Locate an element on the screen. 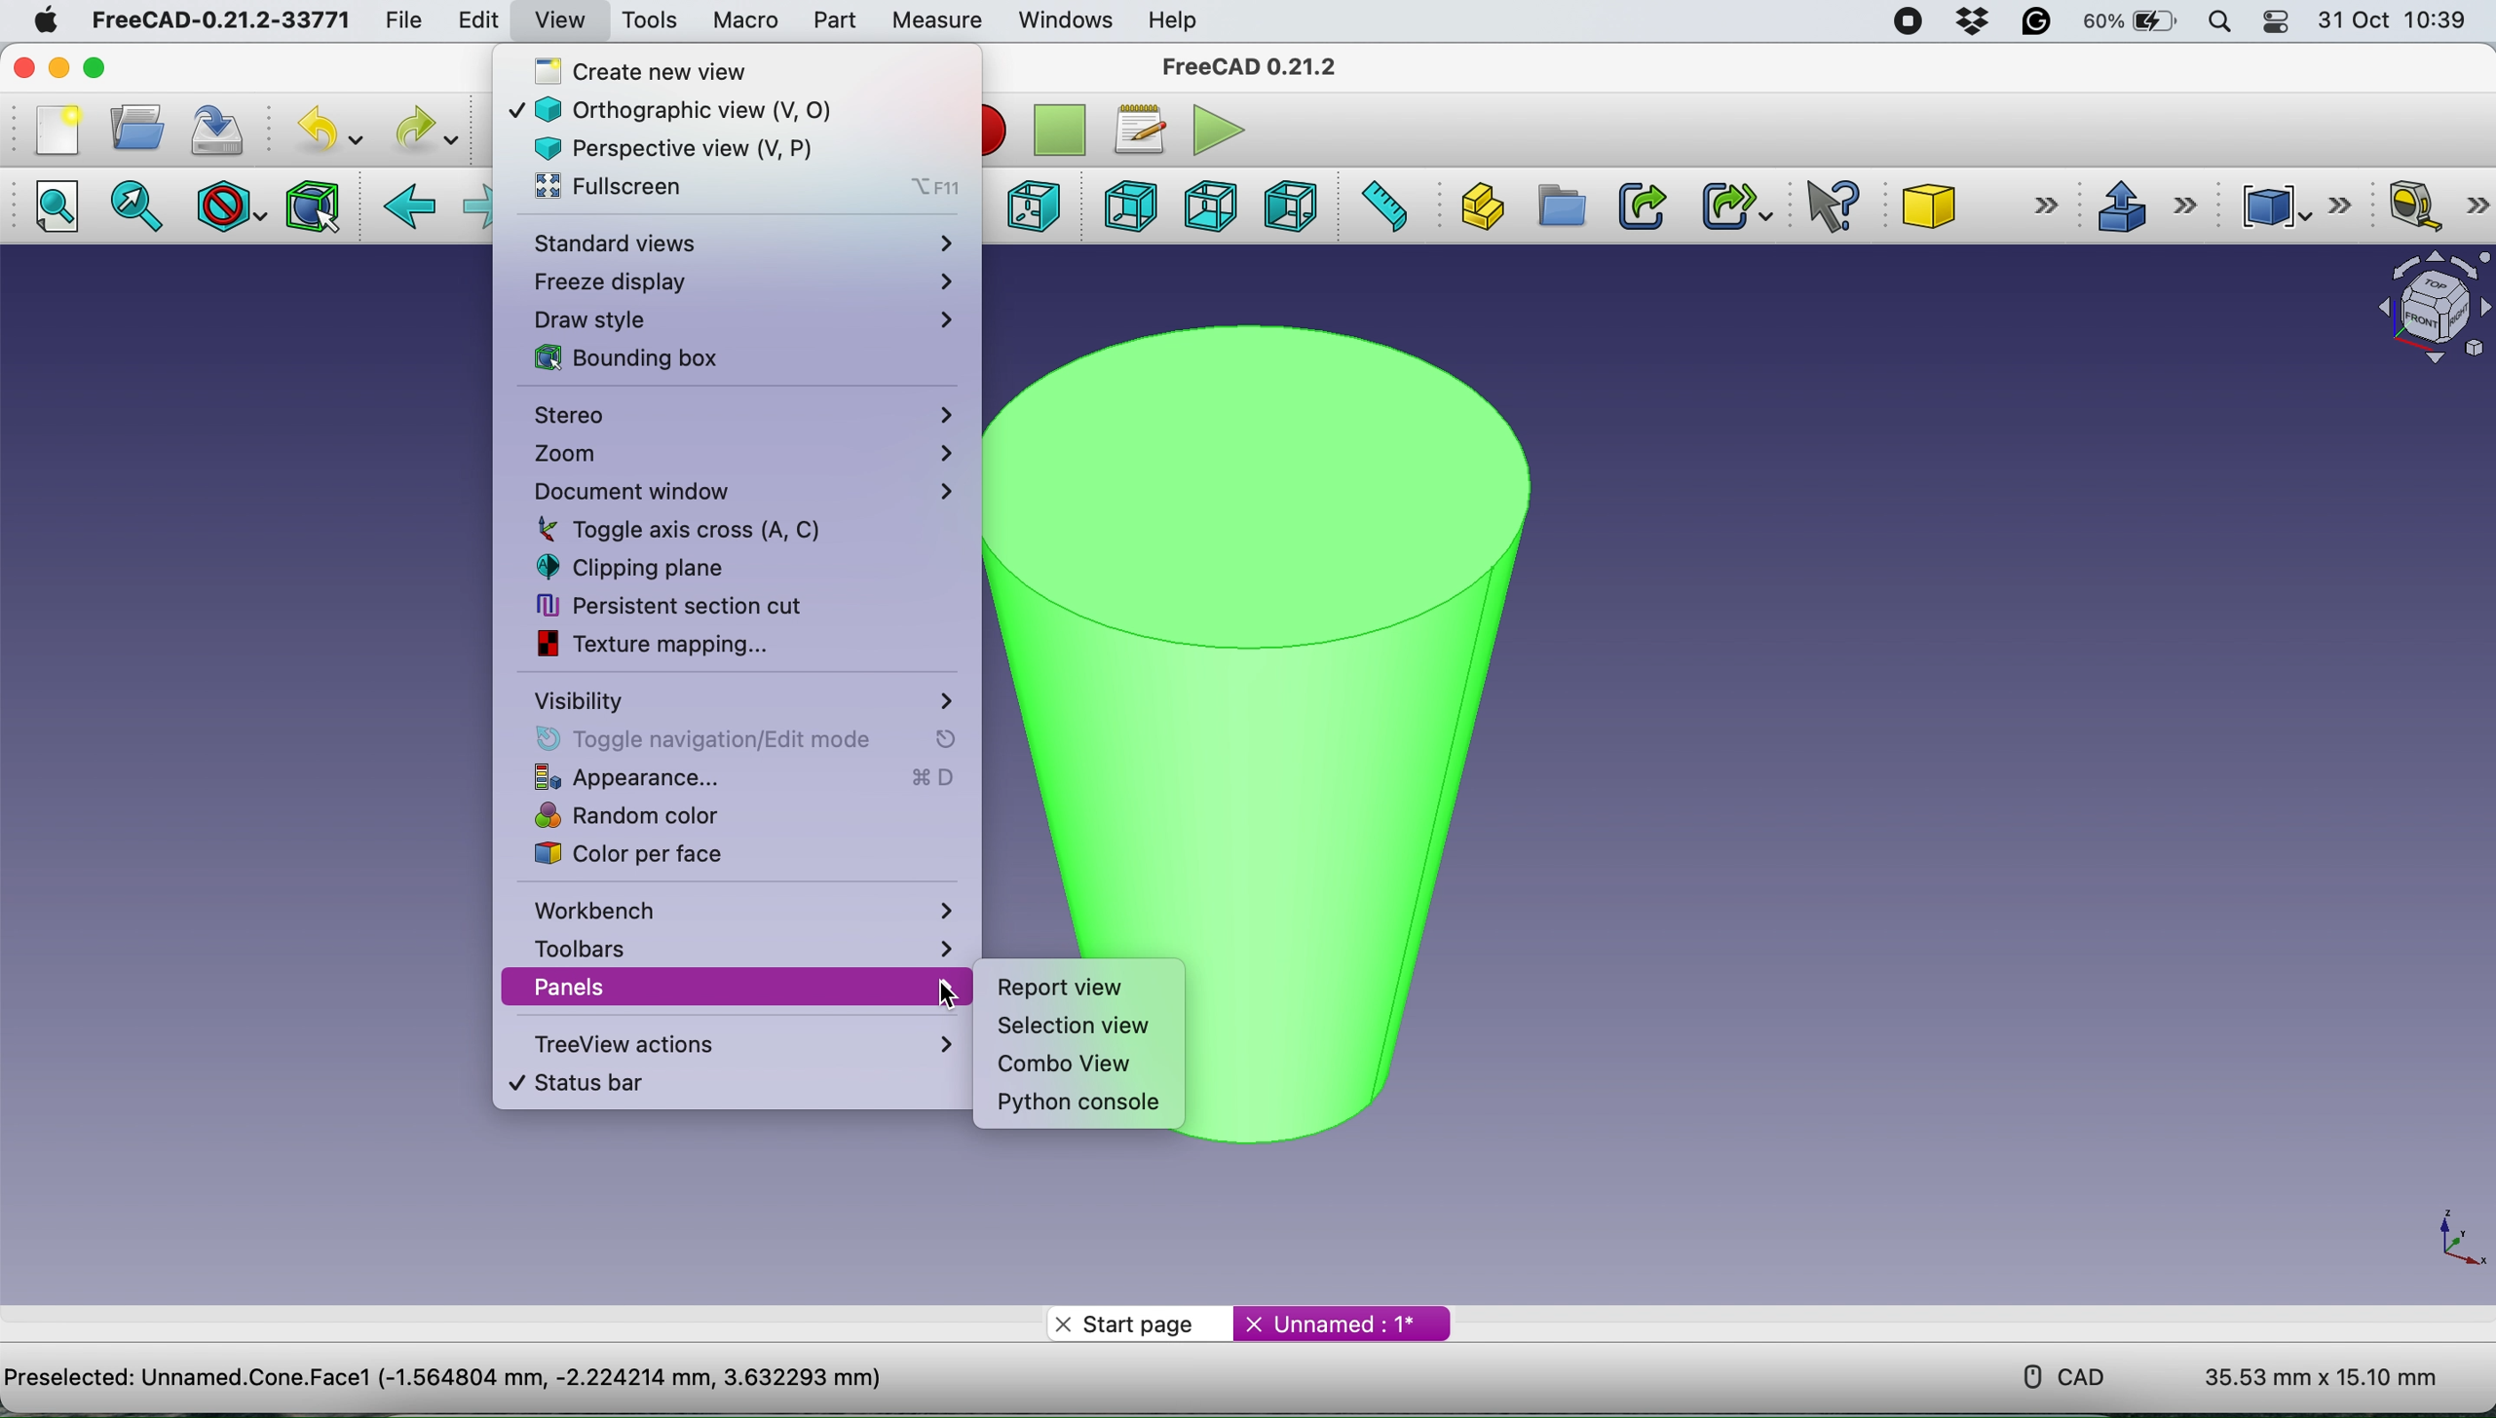 The height and width of the screenshot is (1418, 2496). unnamed : 1* is located at coordinates (1343, 1320).